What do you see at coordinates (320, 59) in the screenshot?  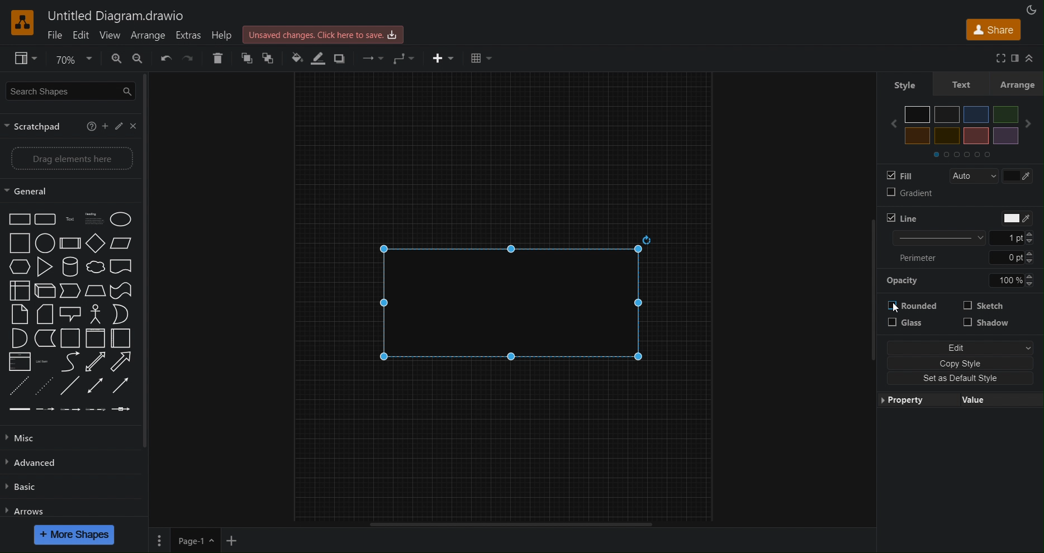 I see `Line Color` at bounding box center [320, 59].